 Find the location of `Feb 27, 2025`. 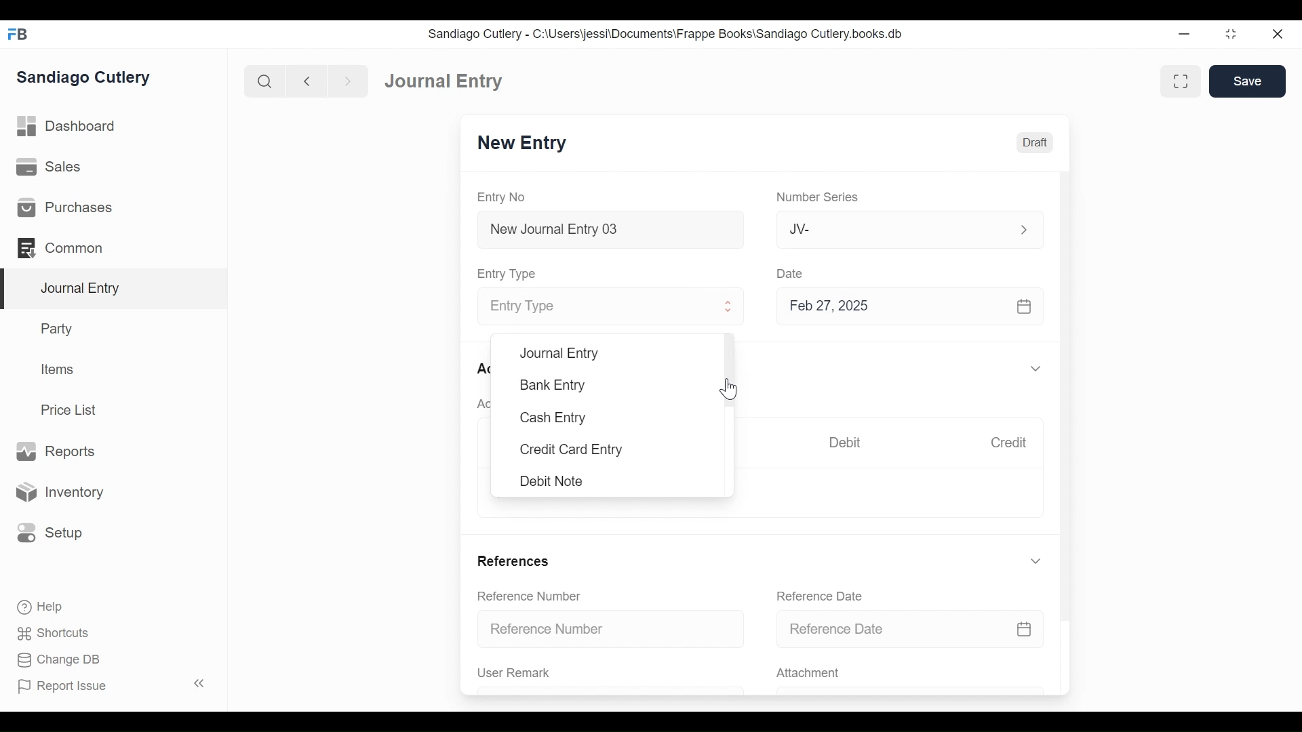

Feb 27, 2025 is located at coordinates (907, 307).